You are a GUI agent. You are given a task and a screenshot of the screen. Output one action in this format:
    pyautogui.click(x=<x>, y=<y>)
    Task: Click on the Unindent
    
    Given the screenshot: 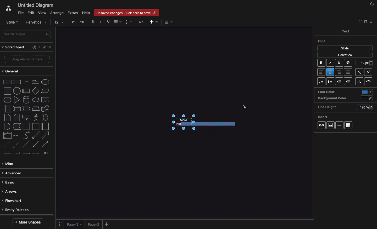 What is the action you would take?
    pyautogui.click(x=340, y=81)
    